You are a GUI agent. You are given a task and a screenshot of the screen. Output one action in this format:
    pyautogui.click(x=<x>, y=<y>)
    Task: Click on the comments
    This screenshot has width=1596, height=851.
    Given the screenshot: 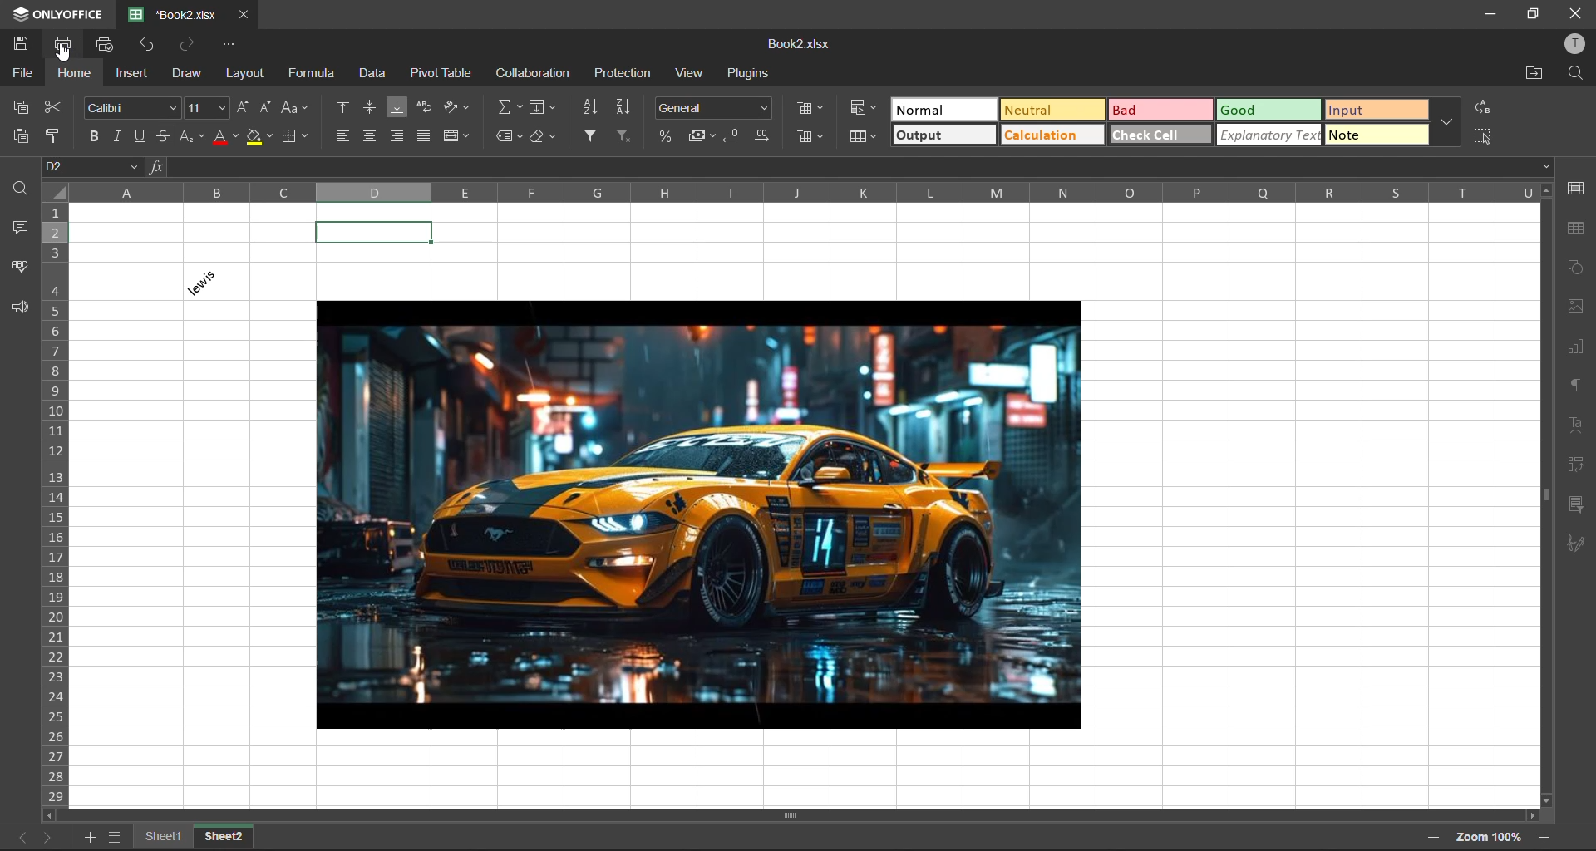 What is the action you would take?
    pyautogui.click(x=22, y=228)
    